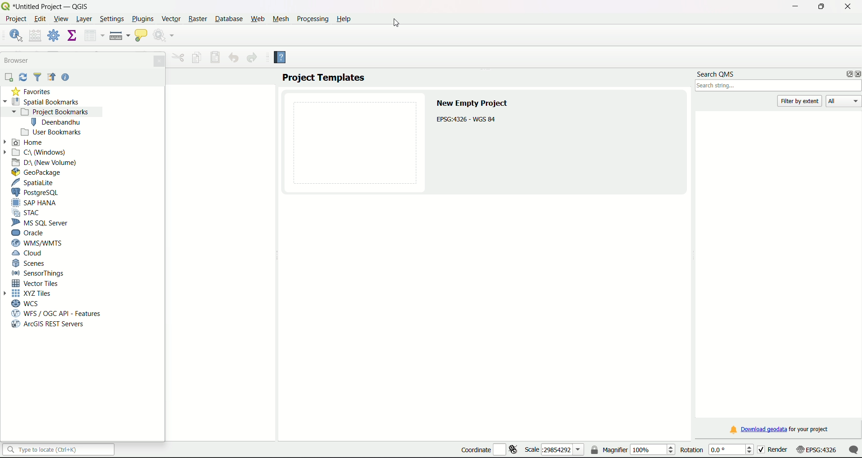 The image size is (862, 458). I want to click on search bar, so click(59, 449).